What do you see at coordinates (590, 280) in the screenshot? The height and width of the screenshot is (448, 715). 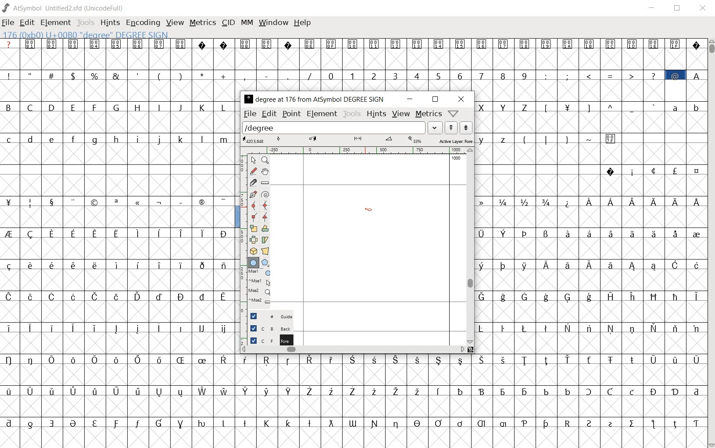 I see `empty glyph slots` at bounding box center [590, 280].